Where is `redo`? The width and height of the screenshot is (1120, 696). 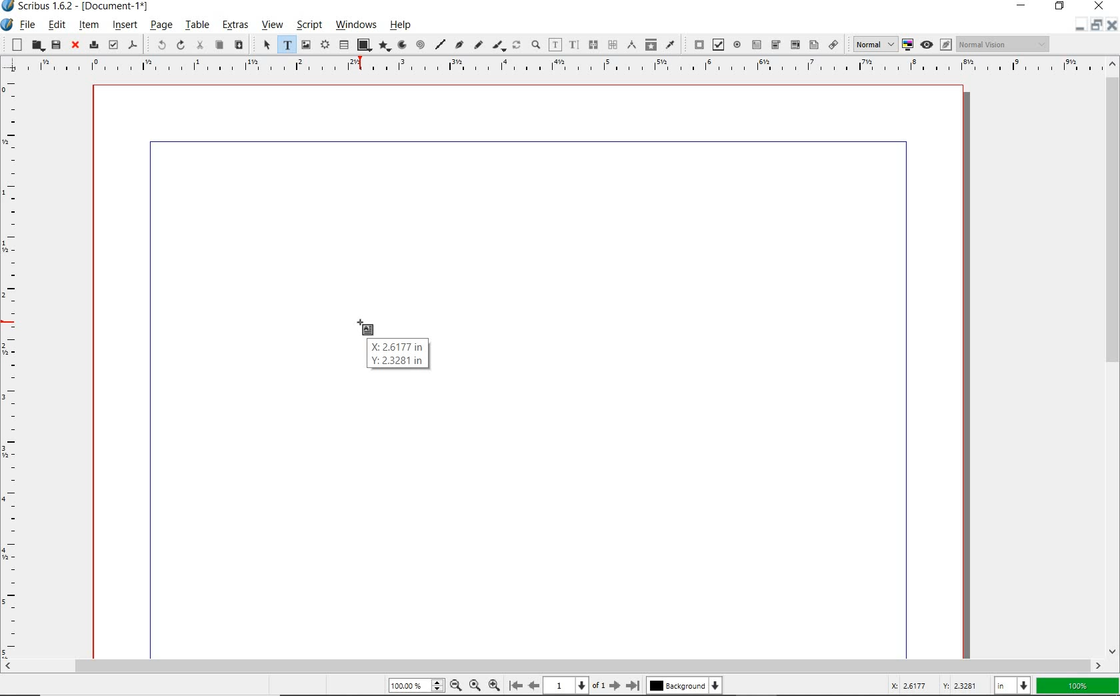
redo is located at coordinates (181, 45).